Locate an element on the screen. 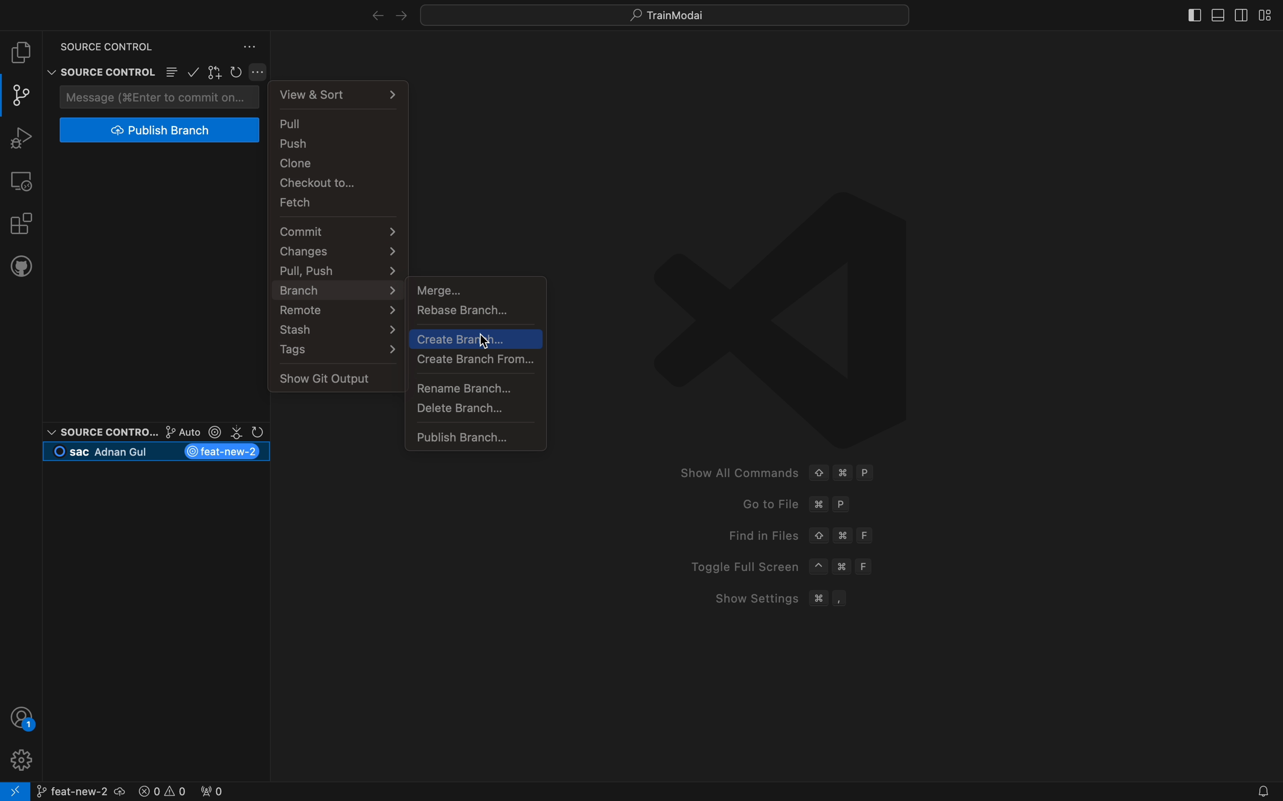  git lens options is located at coordinates (211, 432).